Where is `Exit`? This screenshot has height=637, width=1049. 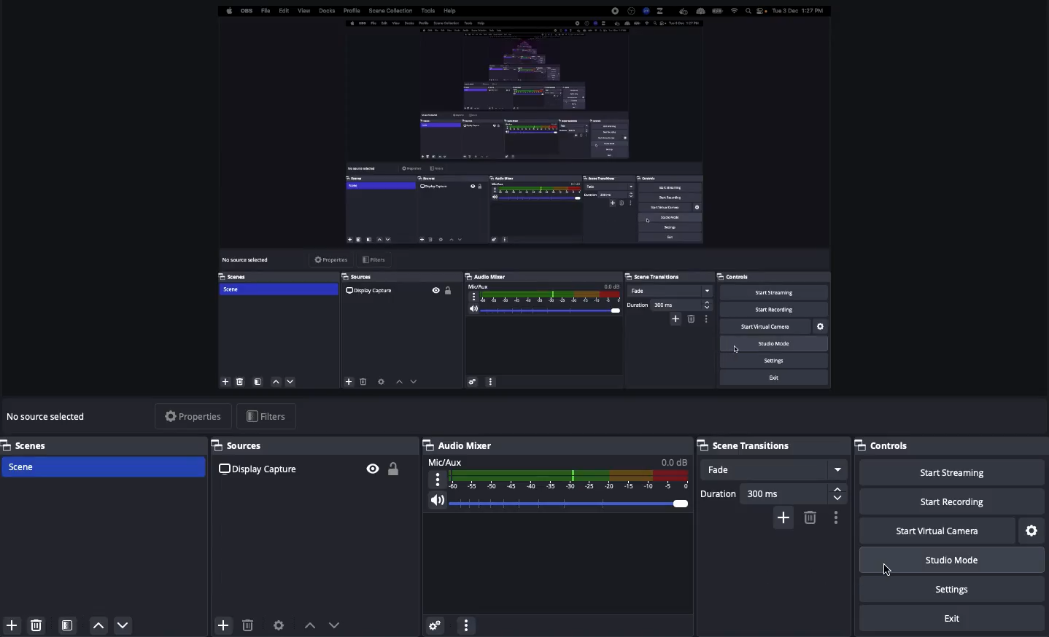
Exit is located at coordinates (951, 620).